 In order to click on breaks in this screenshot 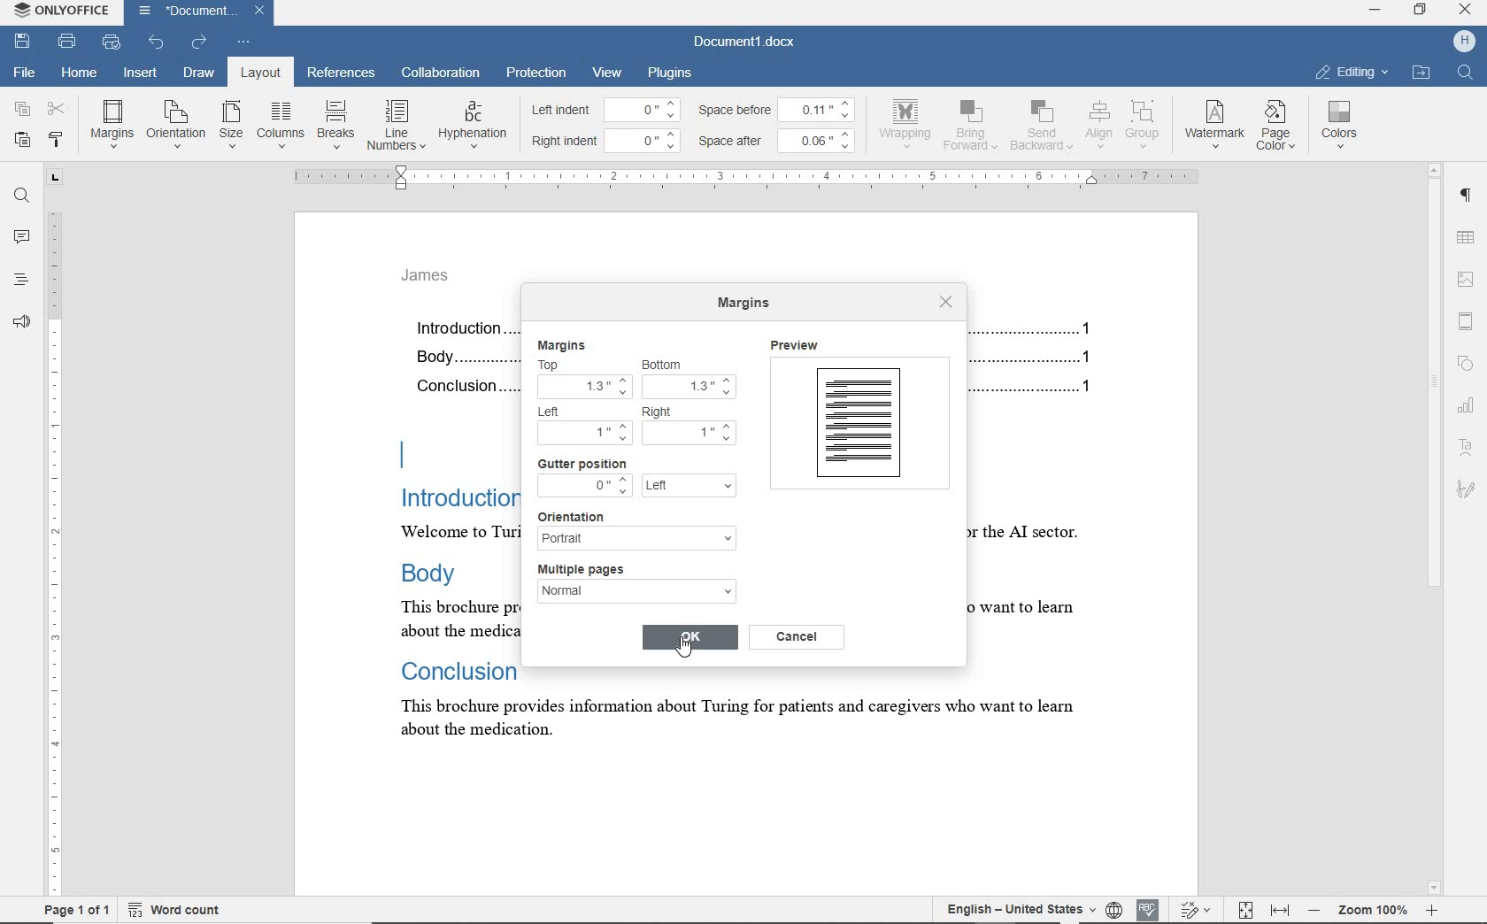, I will do `click(334, 125)`.